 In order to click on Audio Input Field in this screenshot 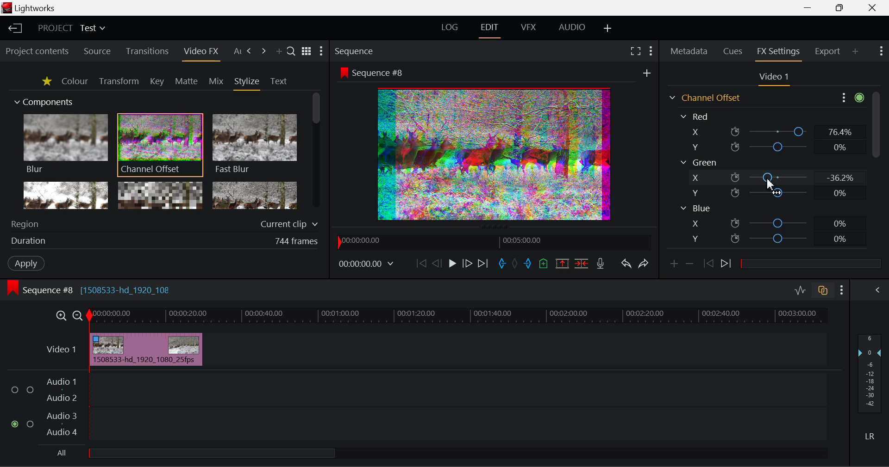, I will do `click(416, 408)`.